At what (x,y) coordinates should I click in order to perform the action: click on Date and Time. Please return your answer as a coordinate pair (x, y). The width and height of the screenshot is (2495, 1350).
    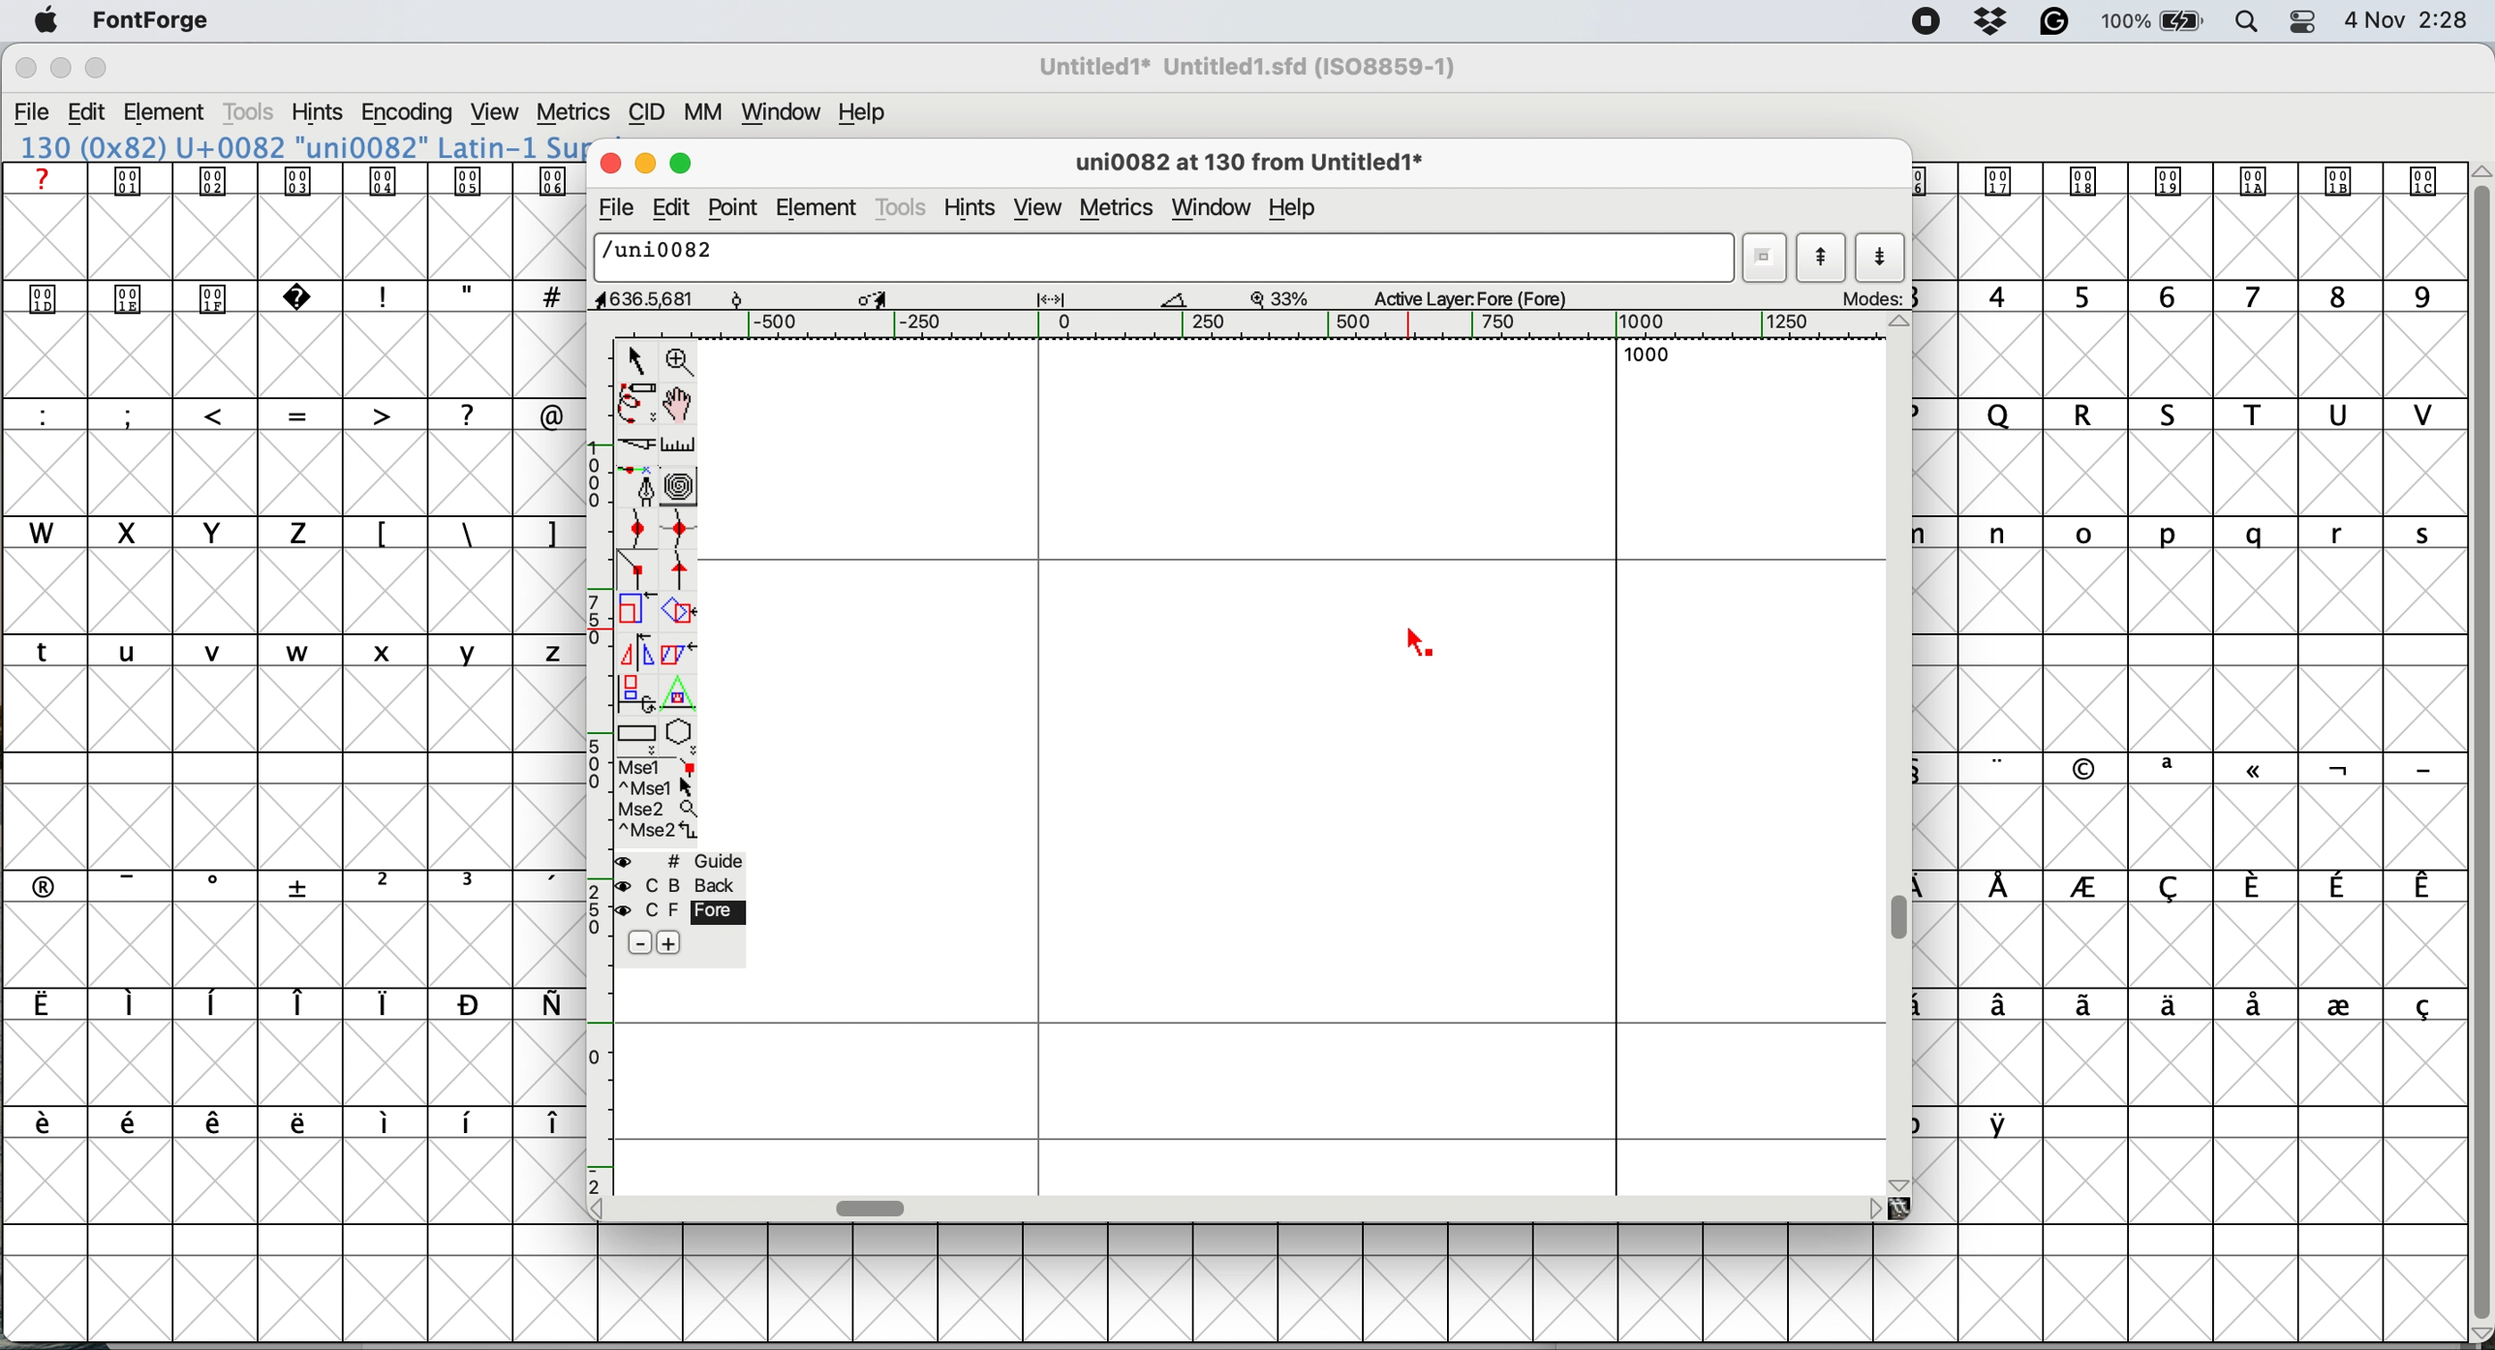
    Looking at the image, I should click on (2416, 20).